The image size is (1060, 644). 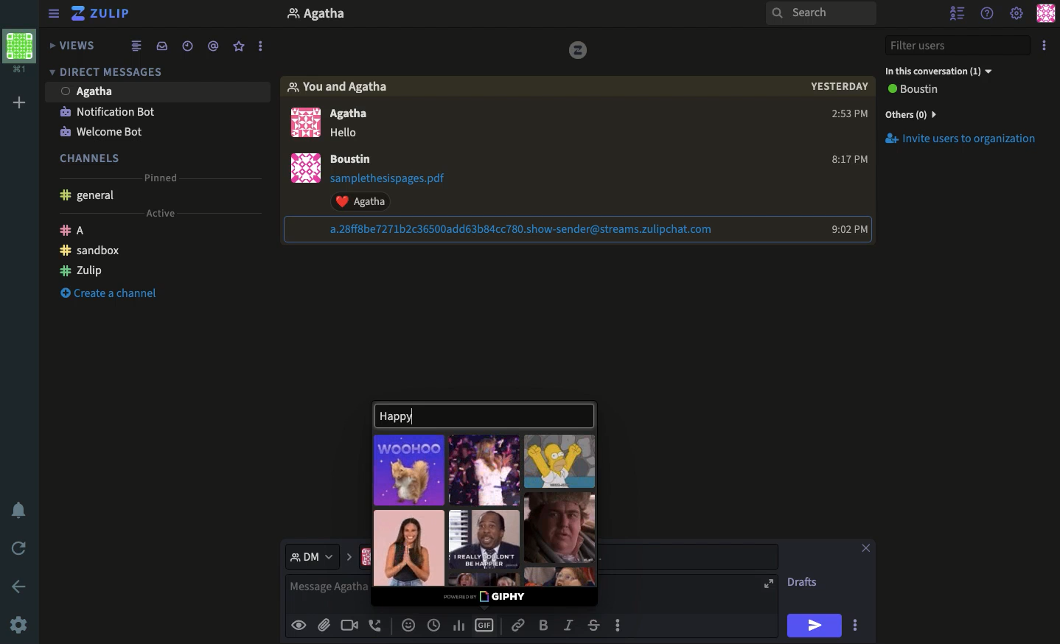 What do you see at coordinates (21, 50) in the screenshot?
I see `Workspace profile` at bounding box center [21, 50].